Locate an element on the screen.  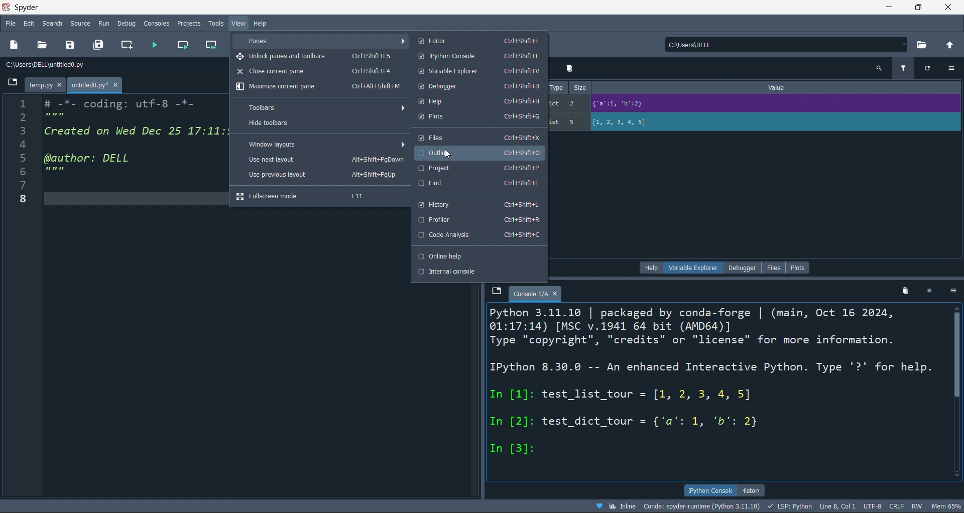
cursor is located at coordinates (447, 155).